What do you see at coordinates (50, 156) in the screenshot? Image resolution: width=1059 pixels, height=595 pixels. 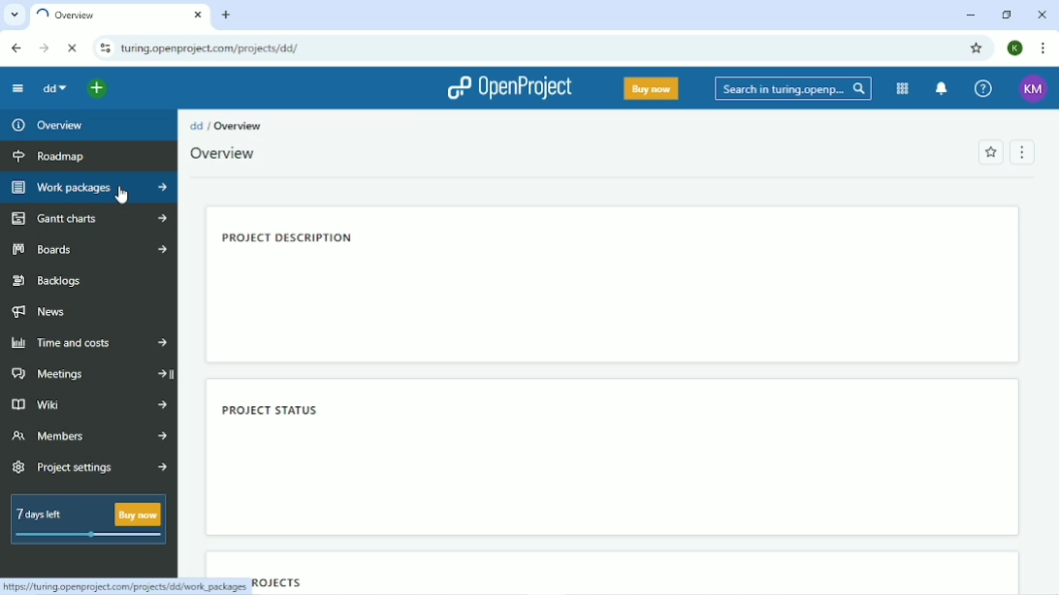 I see `Roadmap` at bounding box center [50, 156].